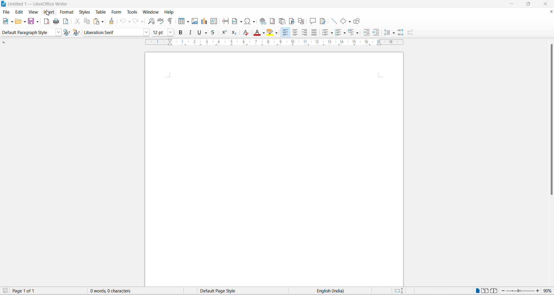 The image size is (554, 295). Describe the element at coordinates (172, 32) in the screenshot. I see `font size options` at that location.